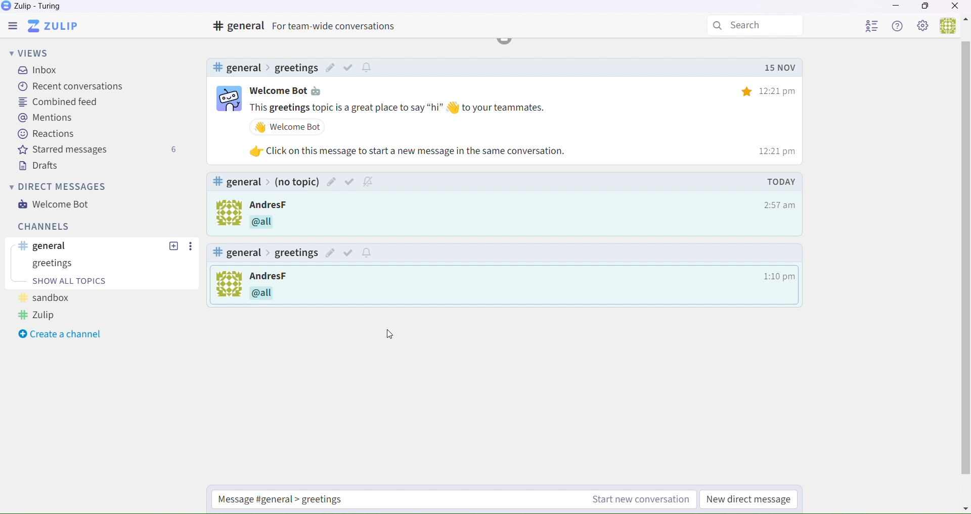 This screenshot has width=971, height=514. What do you see at coordinates (47, 135) in the screenshot?
I see `Reactions` at bounding box center [47, 135].